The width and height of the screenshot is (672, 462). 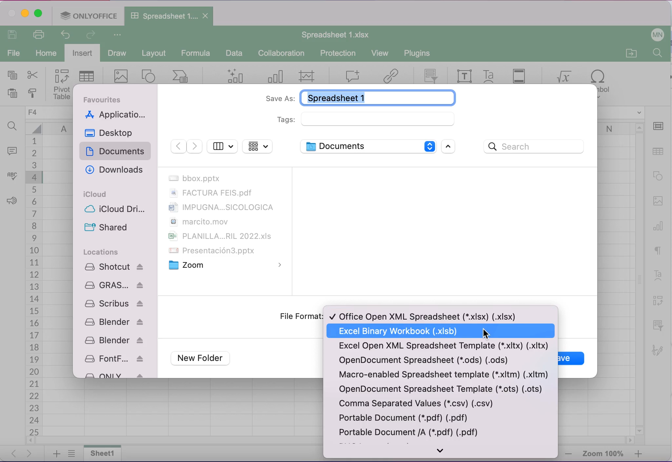 What do you see at coordinates (441, 346) in the screenshot?
I see `excel open xml spreadsheet template` at bounding box center [441, 346].